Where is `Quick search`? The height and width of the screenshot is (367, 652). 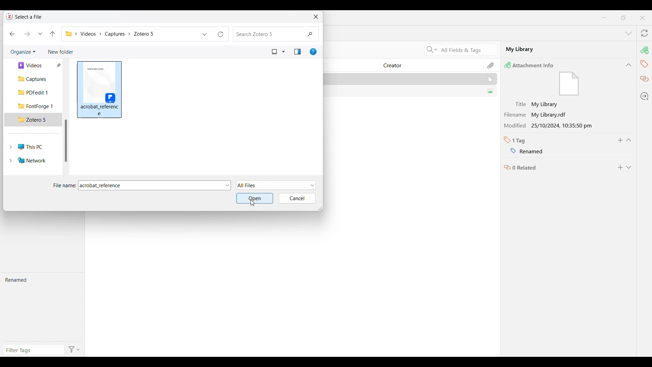
Quick search is located at coordinates (307, 34).